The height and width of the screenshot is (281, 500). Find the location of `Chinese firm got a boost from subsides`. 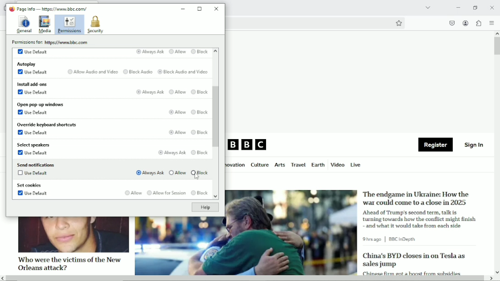

Chinese firm got a boost from subsides is located at coordinates (412, 272).